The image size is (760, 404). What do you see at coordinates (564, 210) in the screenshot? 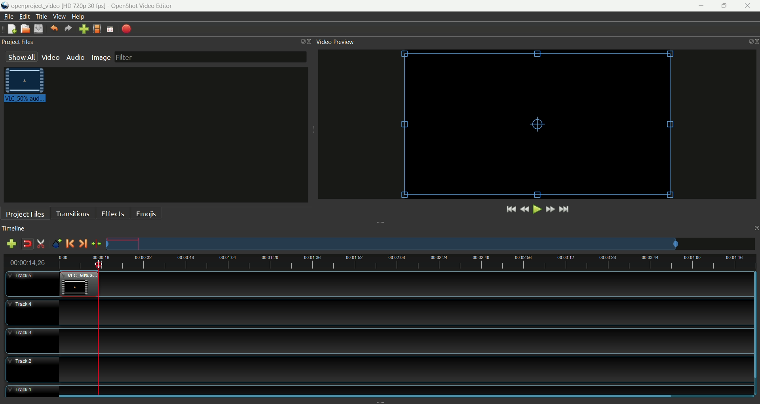
I see `jump to the end` at bounding box center [564, 210].